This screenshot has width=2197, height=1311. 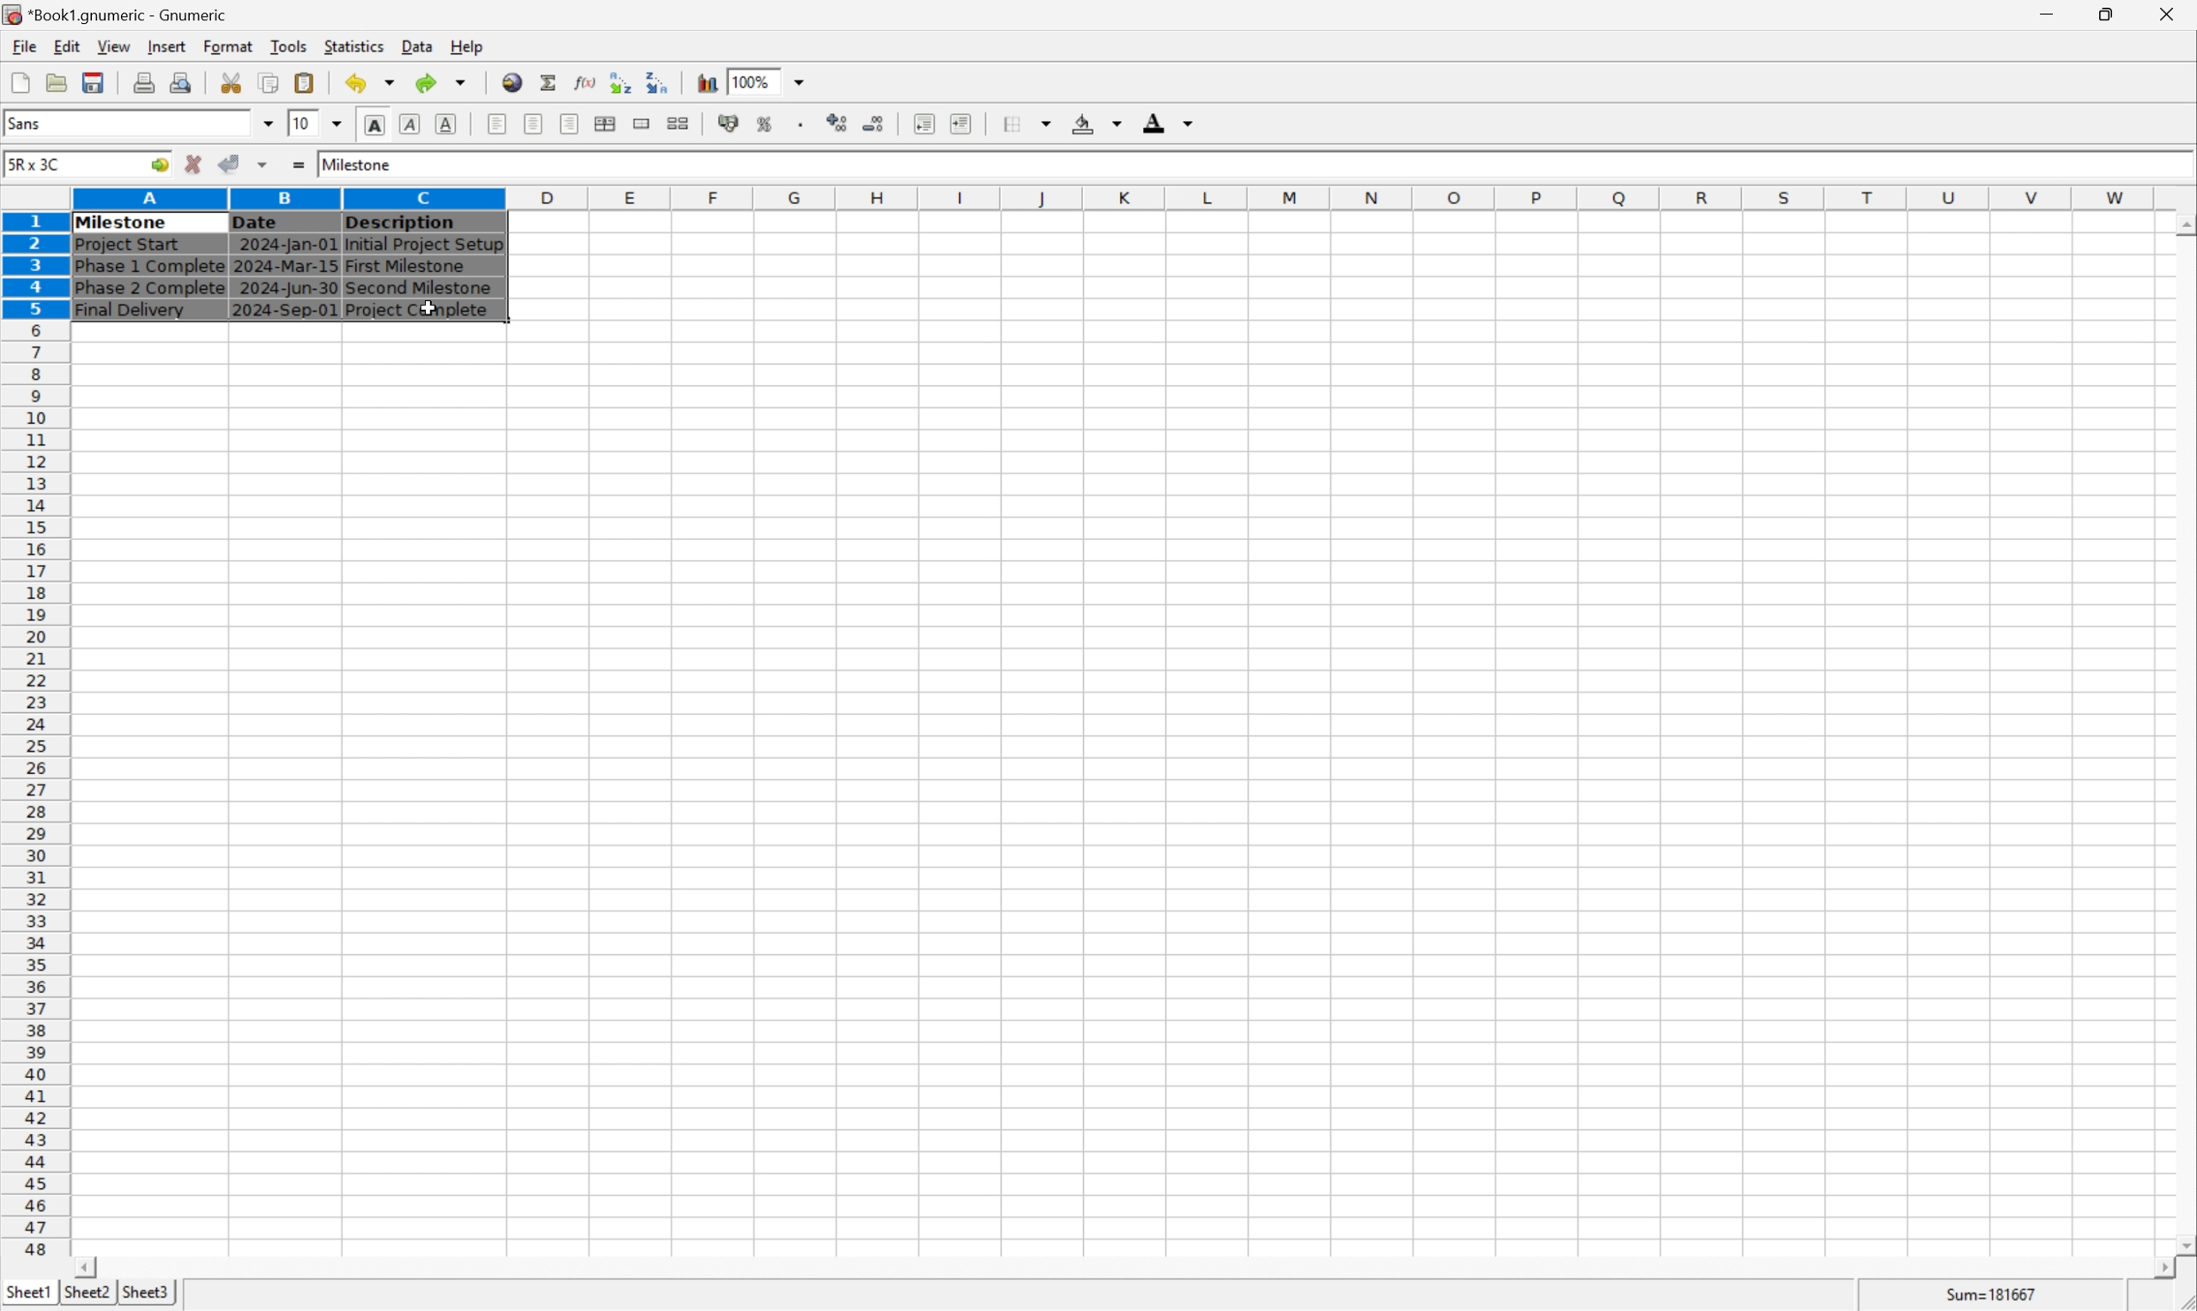 What do you see at coordinates (446, 124) in the screenshot?
I see `underline` at bounding box center [446, 124].